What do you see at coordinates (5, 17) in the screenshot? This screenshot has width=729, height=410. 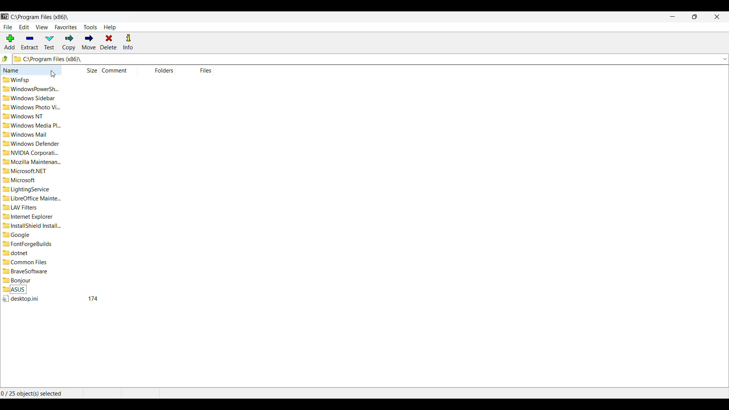 I see `Software logo` at bounding box center [5, 17].